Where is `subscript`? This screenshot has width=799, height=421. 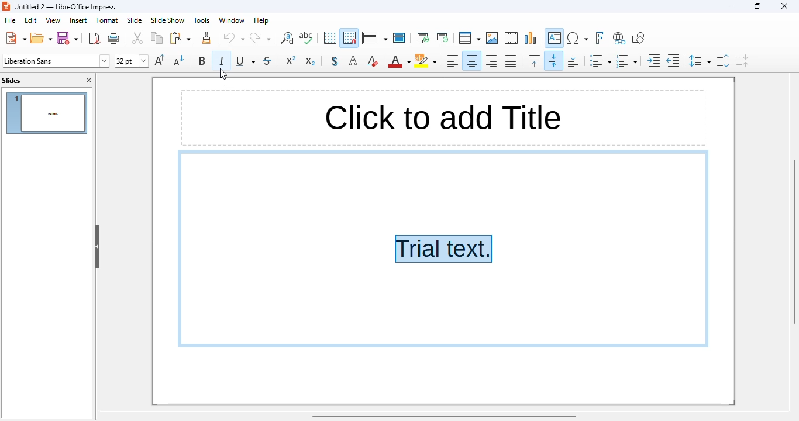 subscript is located at coordinates (310, 61).